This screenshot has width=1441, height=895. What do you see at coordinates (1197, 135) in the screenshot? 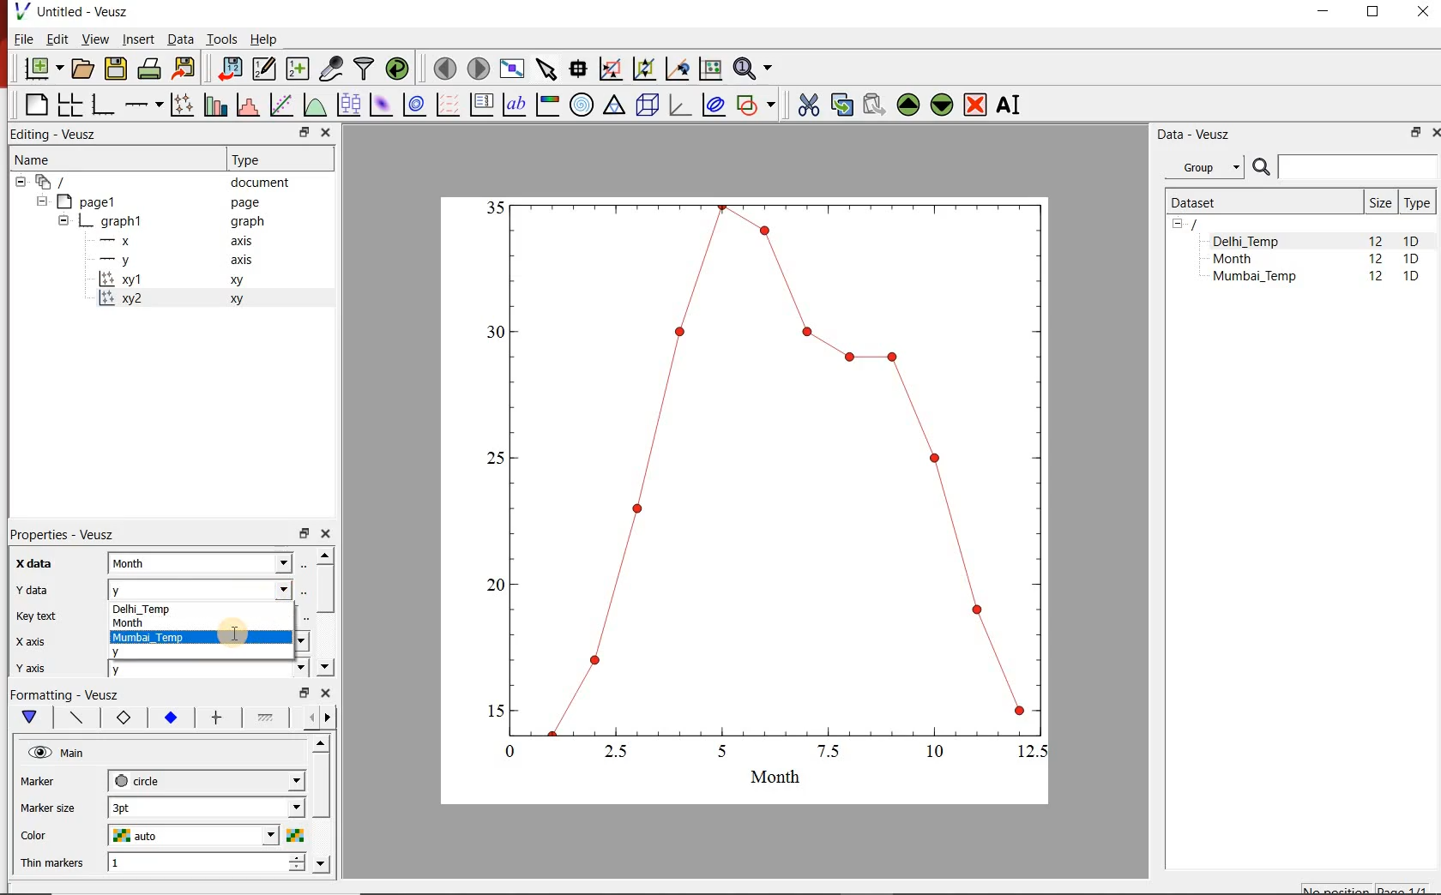
I see `Data - Veusz` at bounding box center [1197, 135].